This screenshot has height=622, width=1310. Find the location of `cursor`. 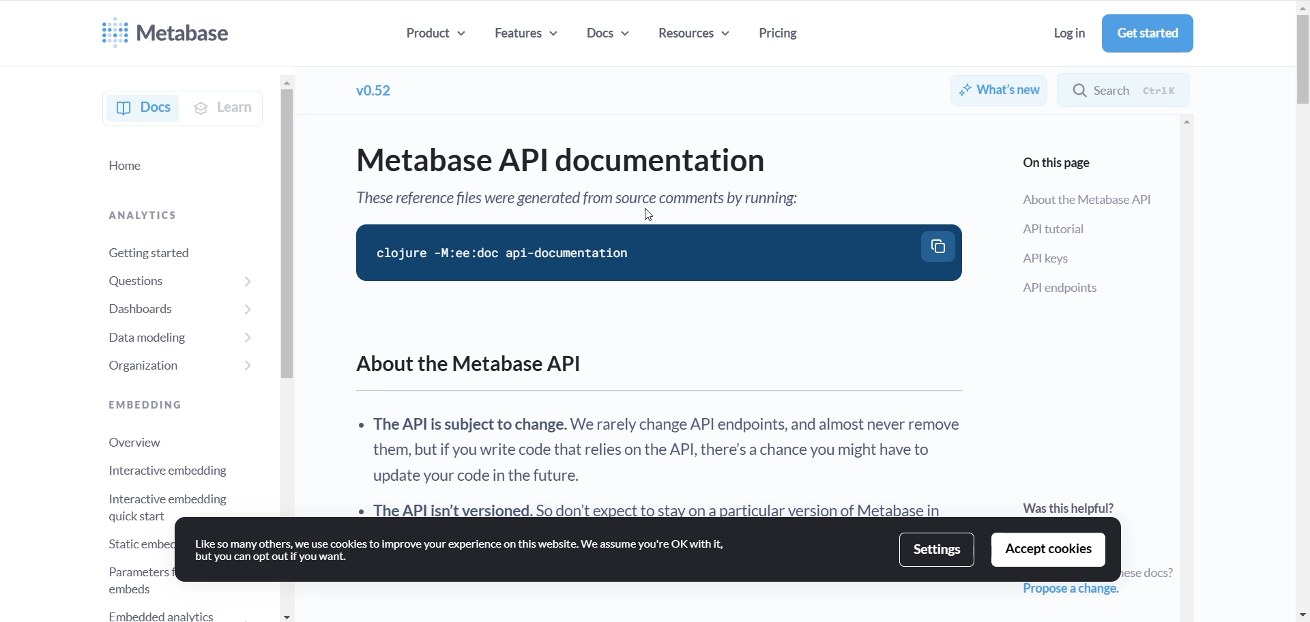

cursor is located at coordinates (650, 213).